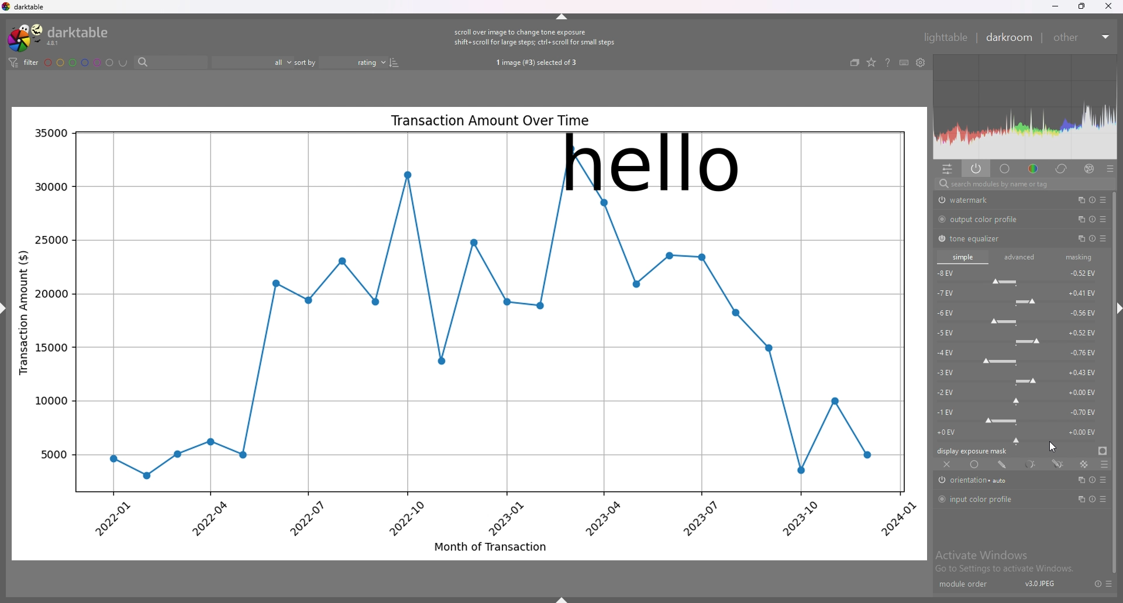 The height and width of the screenshot is (603, 1123). Describe the element at coordinates (305, 518) in the screenshot. I see `2022-07` at that location.